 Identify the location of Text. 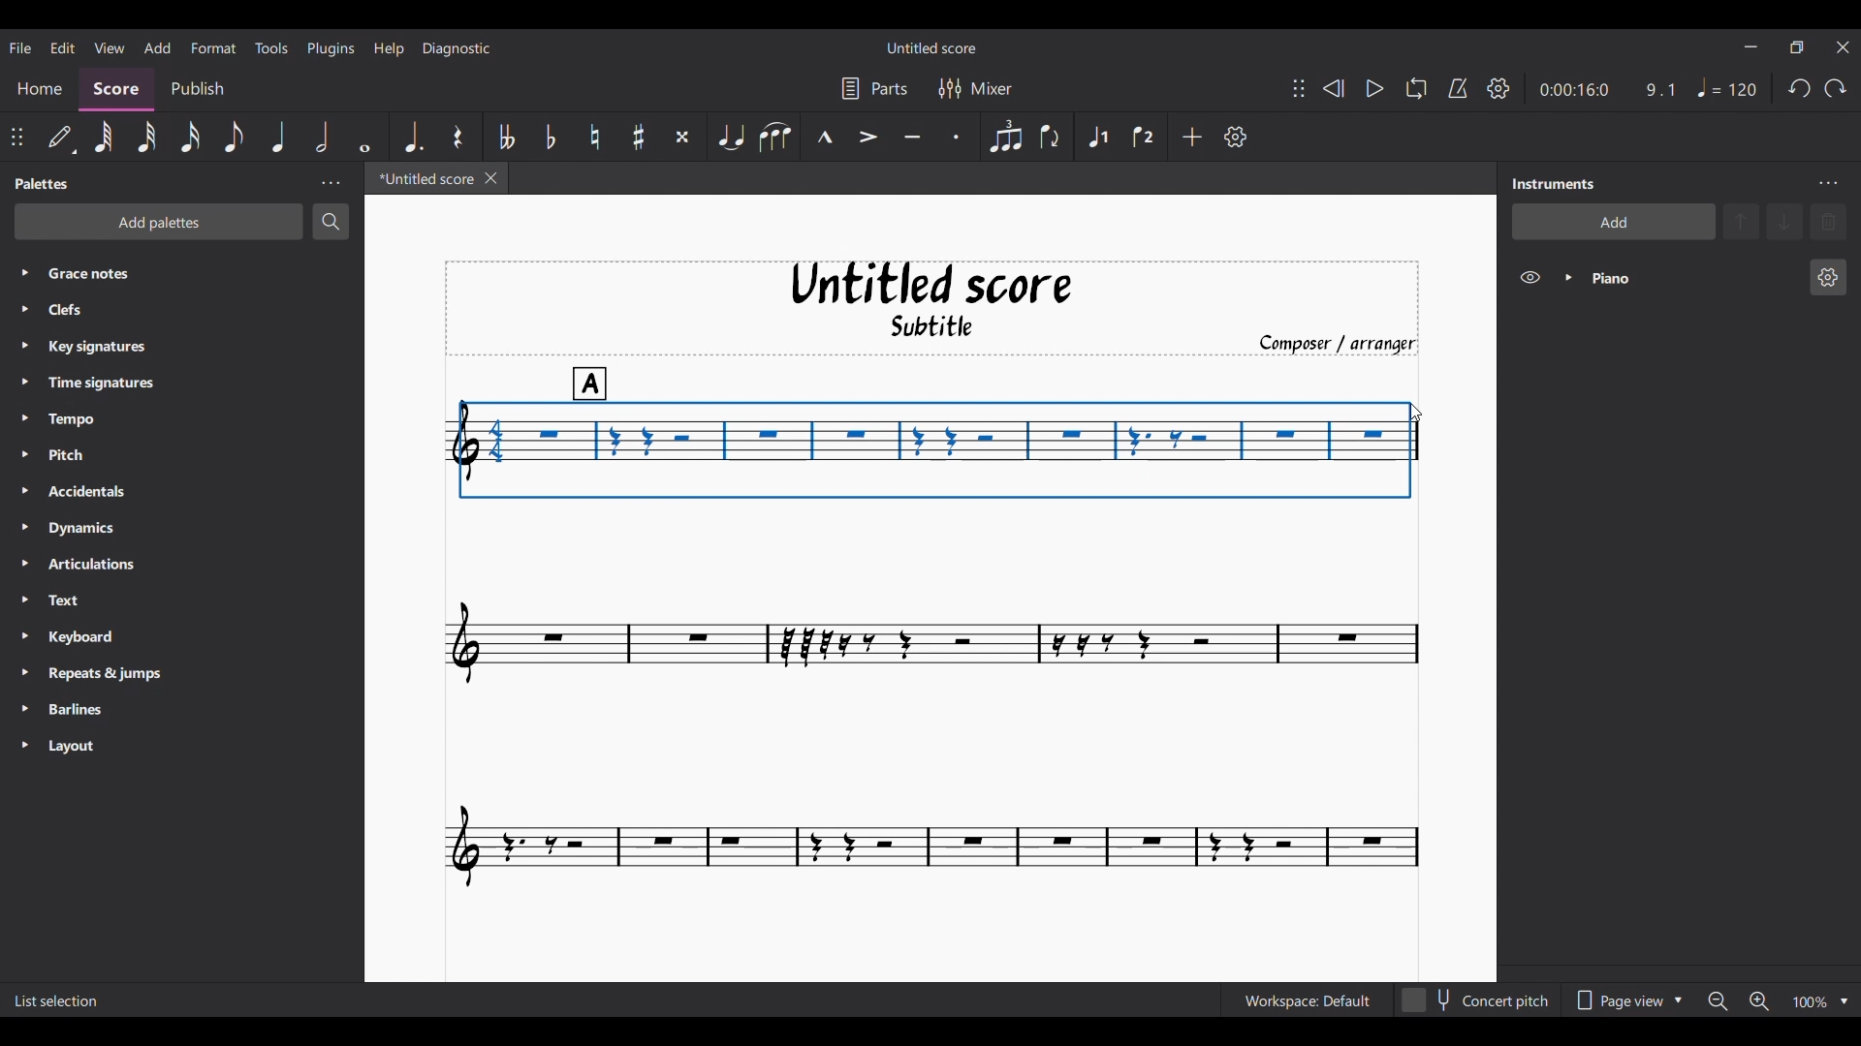
(102, 601).